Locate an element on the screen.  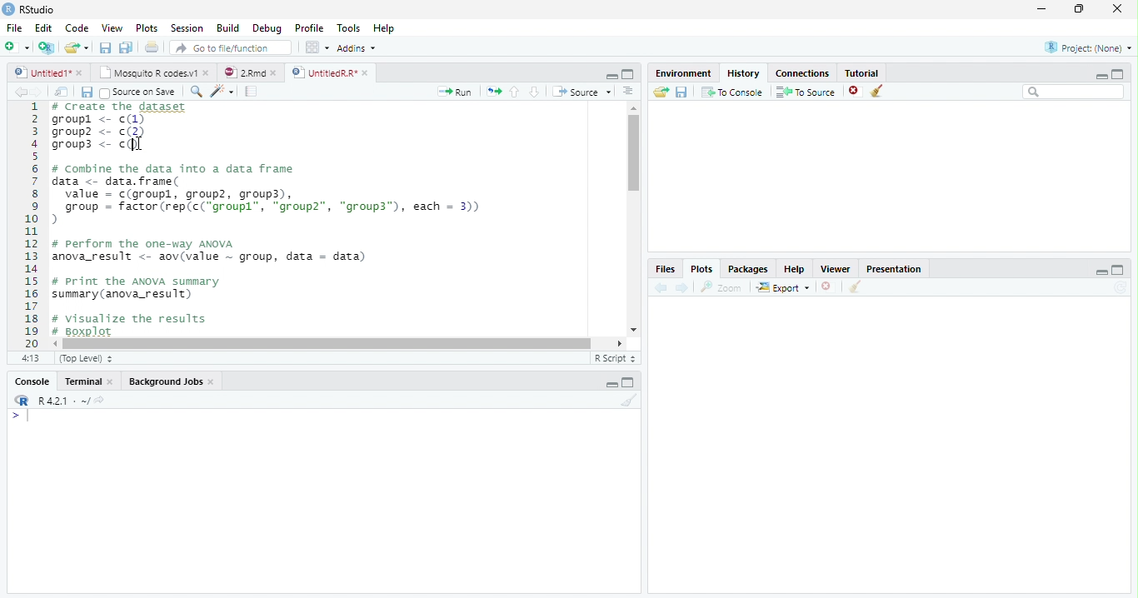
Delete file is located at coordinates (856, 91).